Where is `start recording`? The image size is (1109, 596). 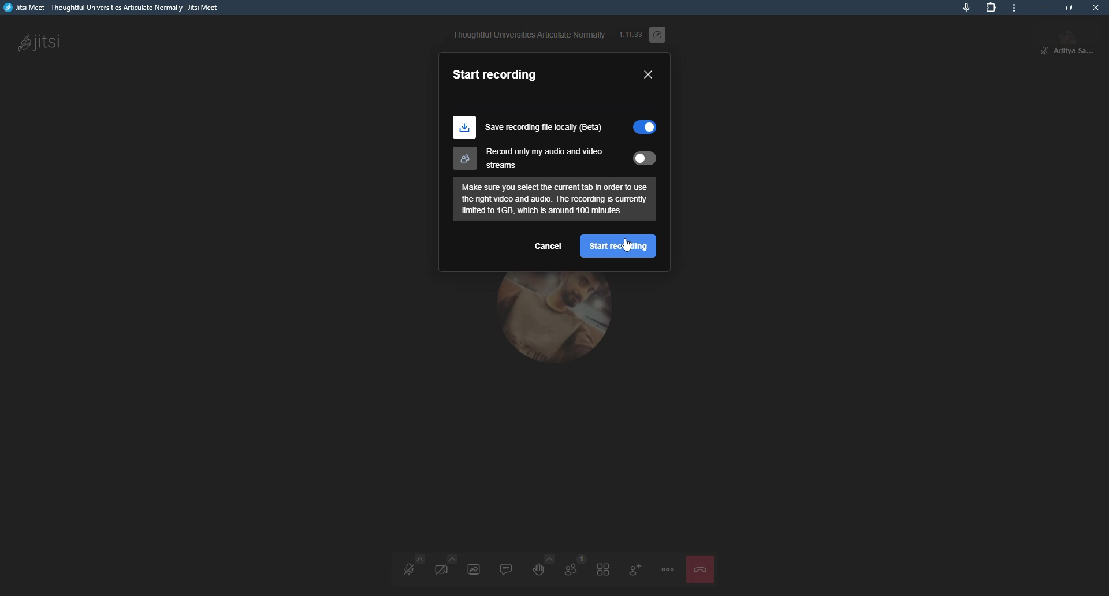
start recording is located at coordinates (496, 73).